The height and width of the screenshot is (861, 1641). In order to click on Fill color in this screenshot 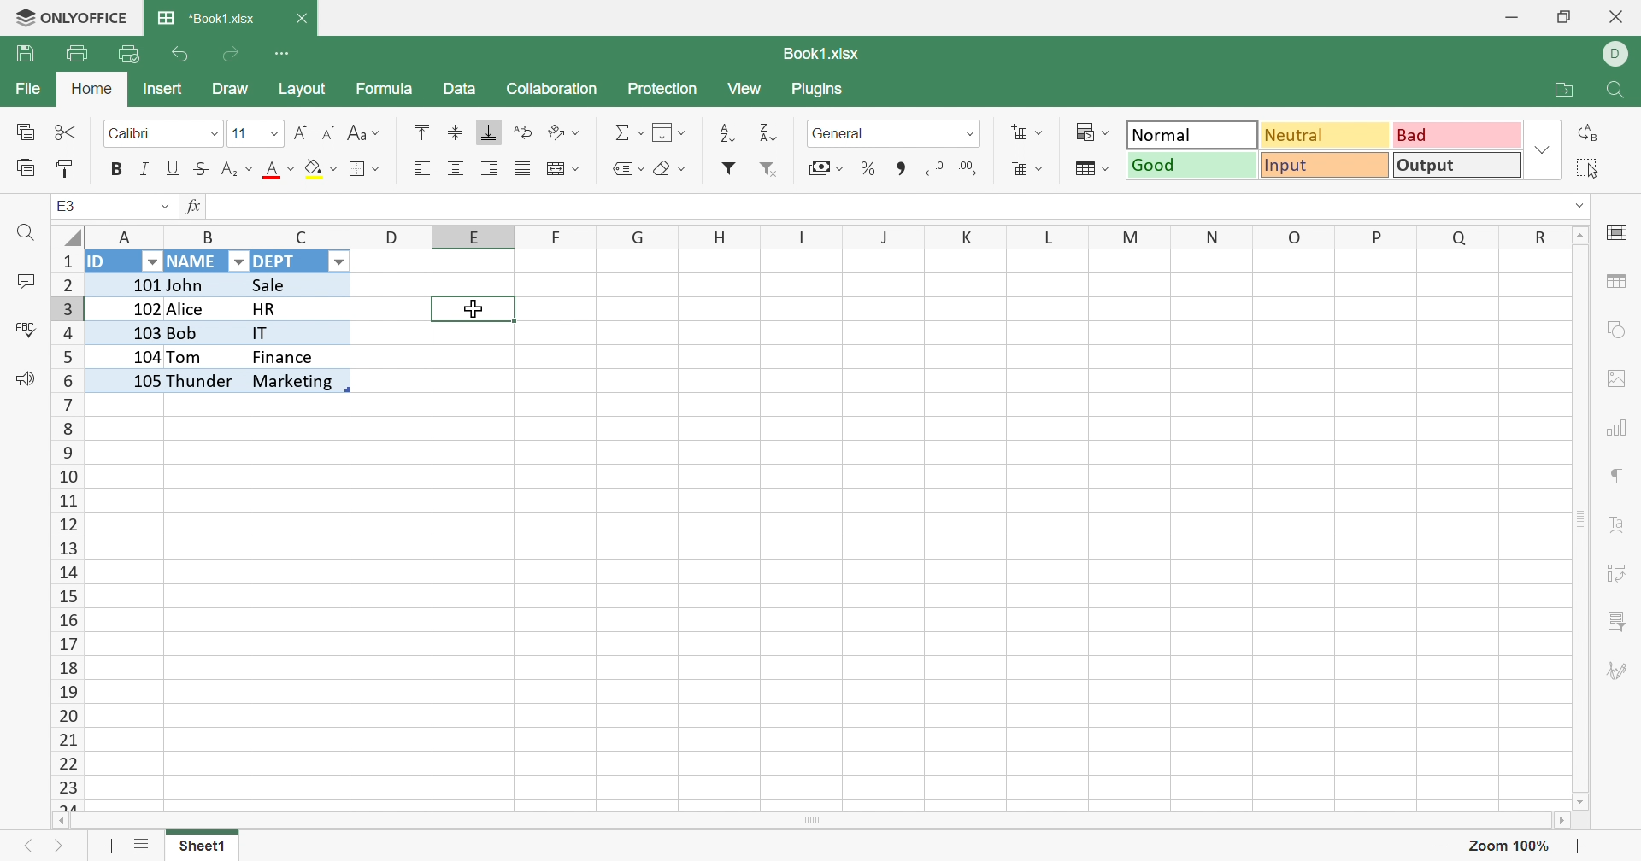, I will do `click(321, 168)`.